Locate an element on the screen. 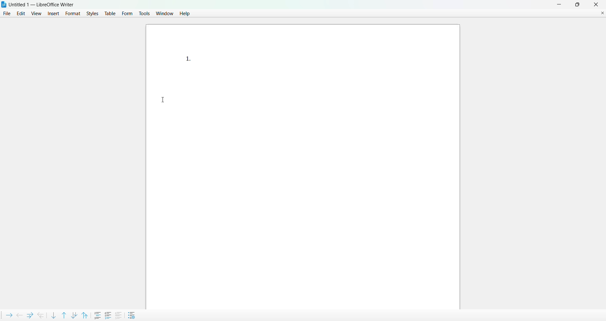  cursor is located at coordinates (168, 99).